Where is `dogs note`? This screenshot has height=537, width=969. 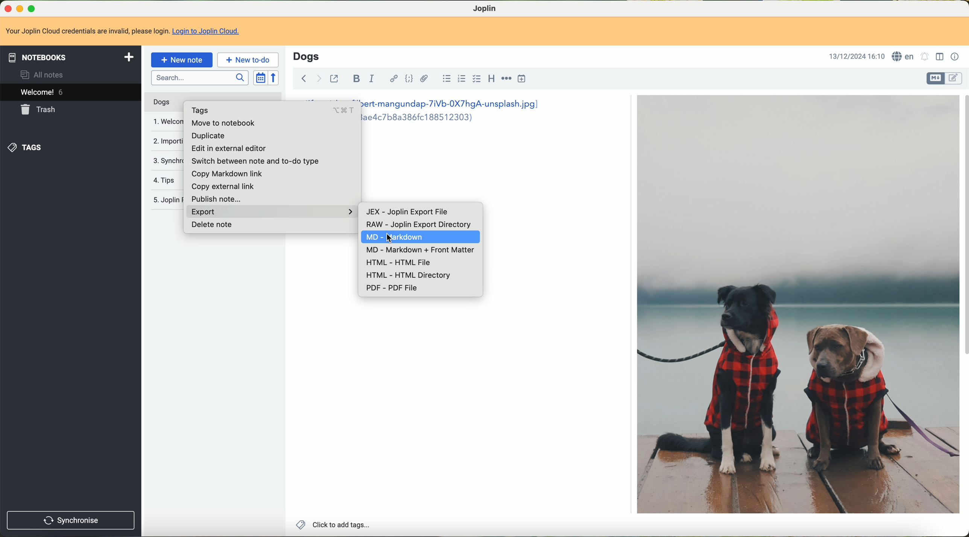 dogs note is located at coordinates (161, 102).